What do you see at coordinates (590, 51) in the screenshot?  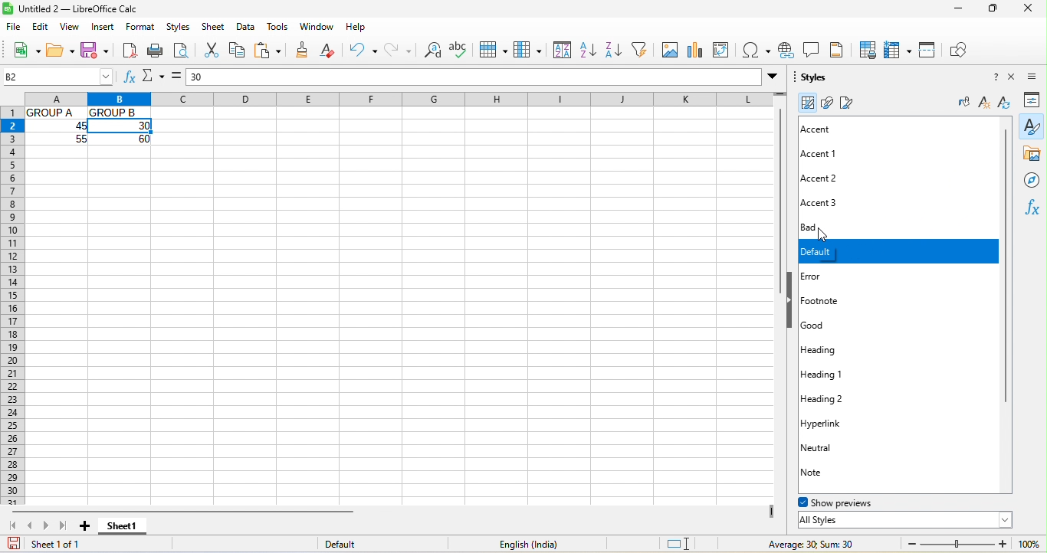 I see `sort ascending` at bounding box center [590, 51].